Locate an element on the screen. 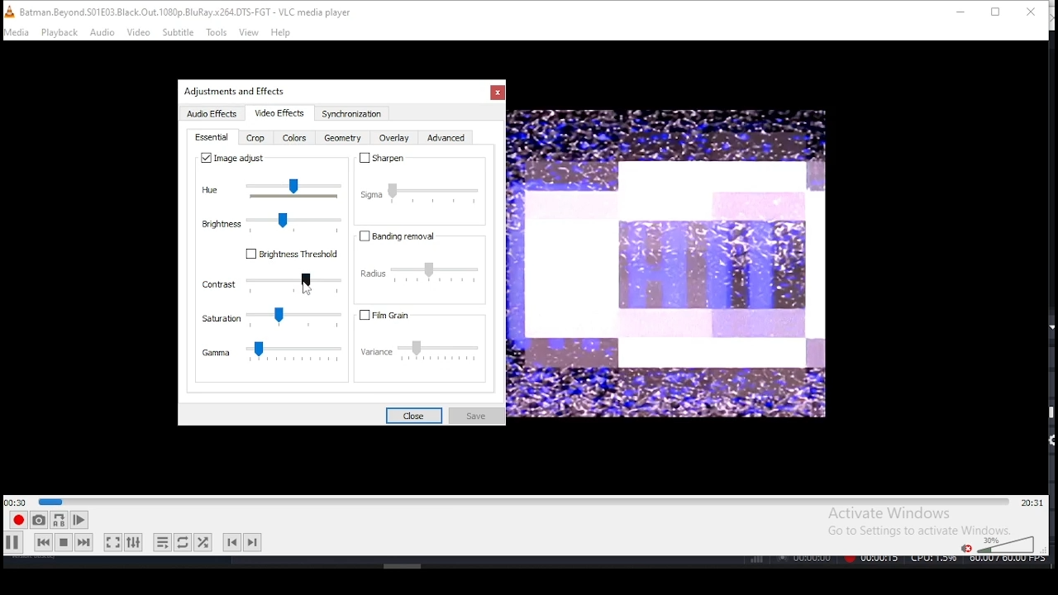  save is located at coordinates (474, 415).